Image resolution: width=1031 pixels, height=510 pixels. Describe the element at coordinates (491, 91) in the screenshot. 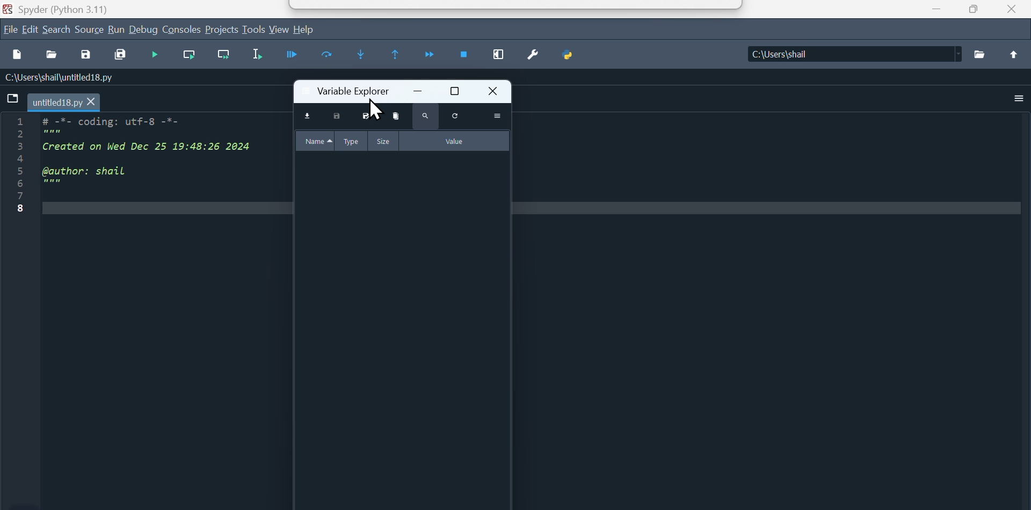

I see `close` at that location.